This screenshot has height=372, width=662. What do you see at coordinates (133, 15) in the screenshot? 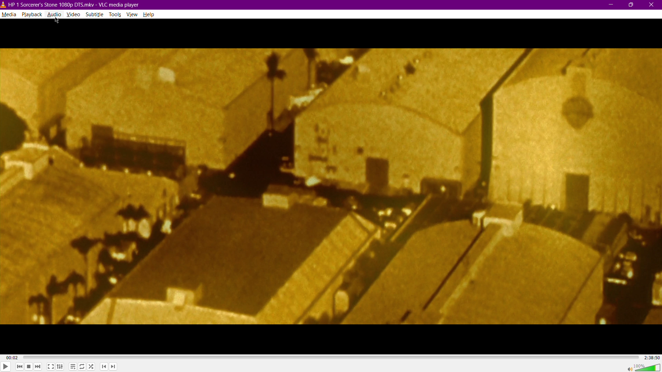
I see `View` at bounding box center [133, 15].